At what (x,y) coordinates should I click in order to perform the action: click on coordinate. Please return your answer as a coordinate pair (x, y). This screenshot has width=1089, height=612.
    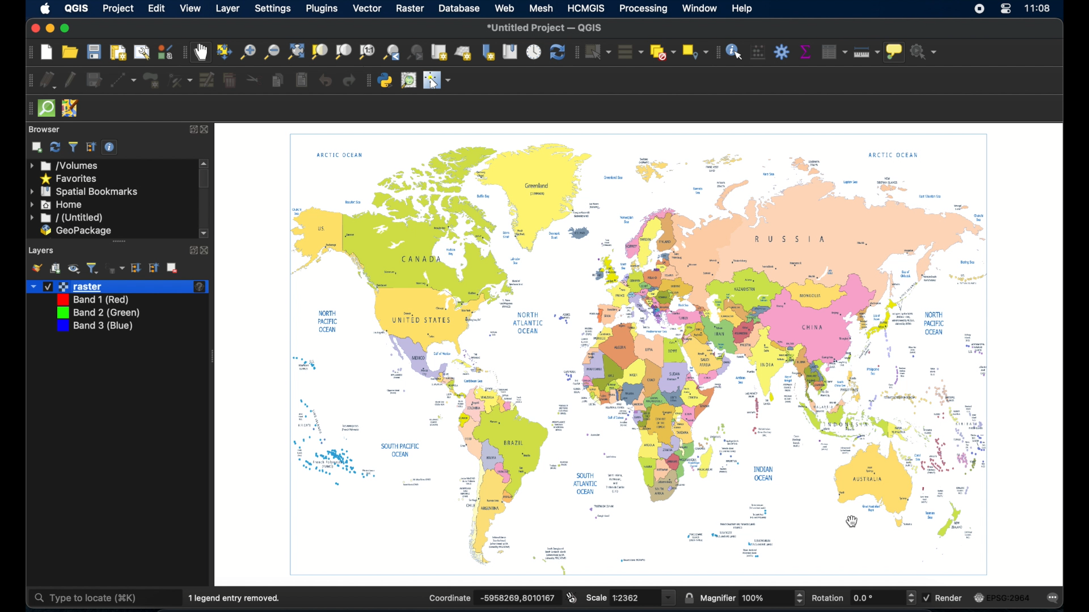
    Looking at the image, I should click on (448, 597).